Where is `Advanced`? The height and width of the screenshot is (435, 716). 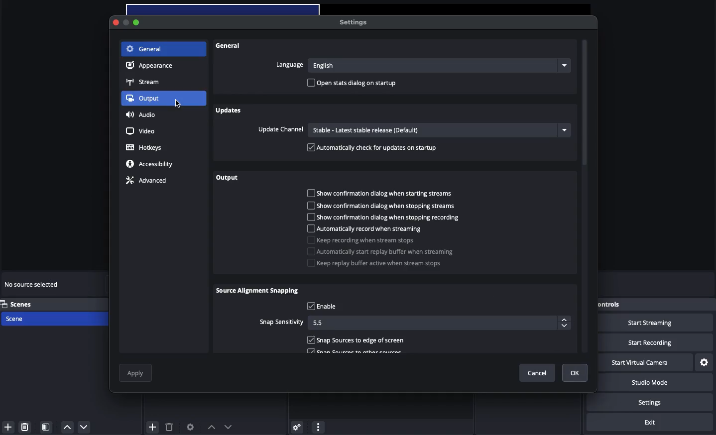
Advanced is located at coordinates (145, 182).